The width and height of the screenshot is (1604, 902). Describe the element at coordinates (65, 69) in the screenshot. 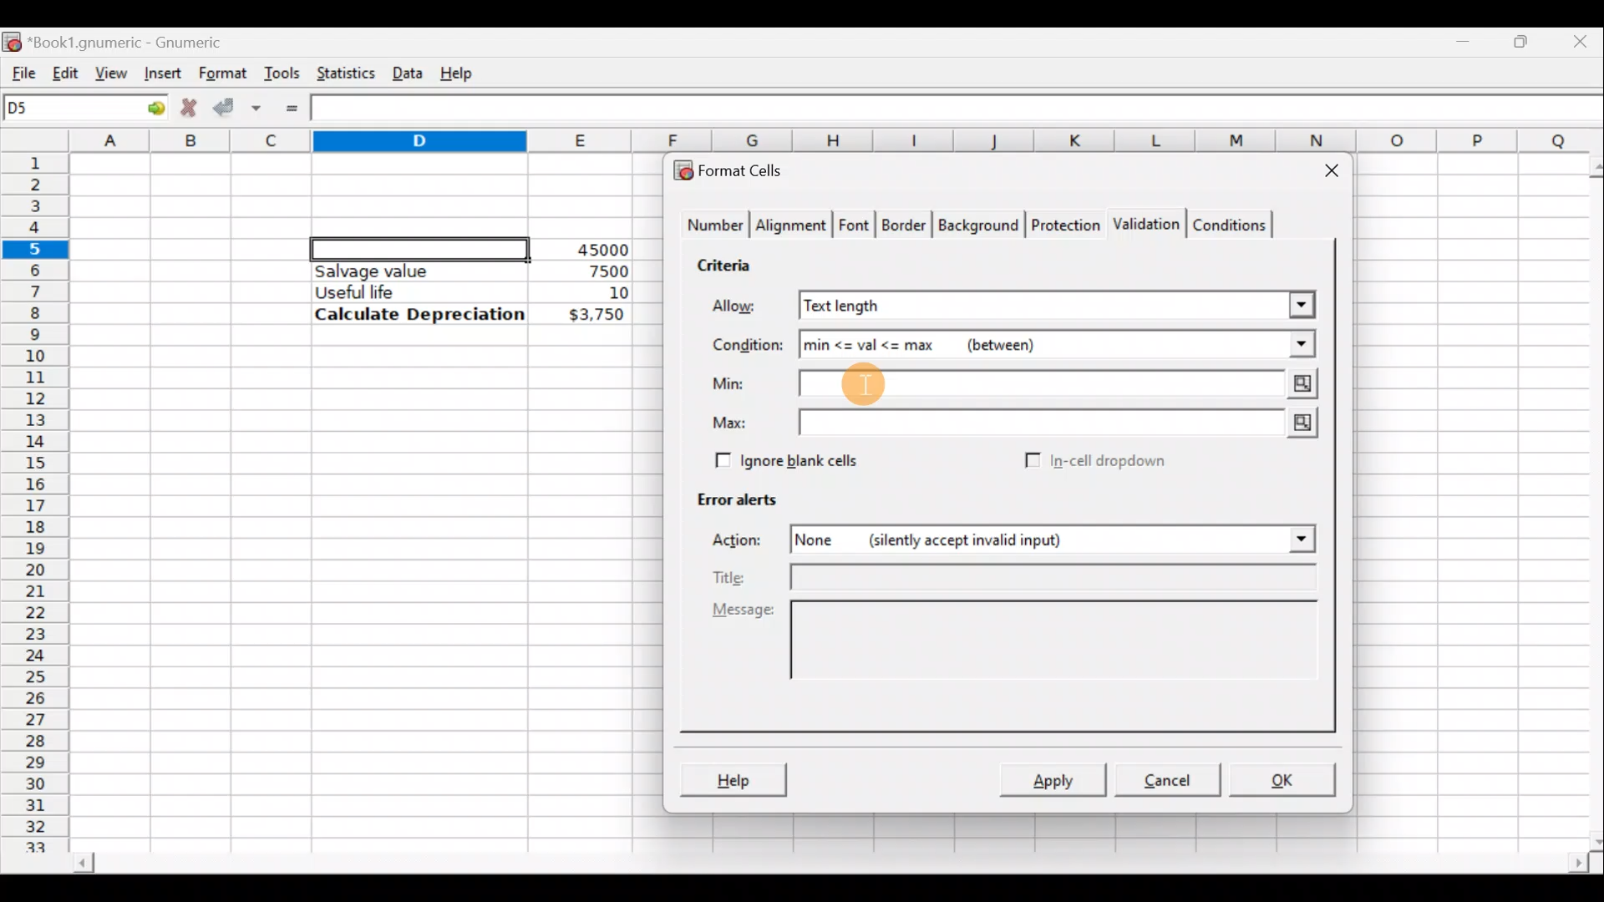

I see `Edit` at that location.